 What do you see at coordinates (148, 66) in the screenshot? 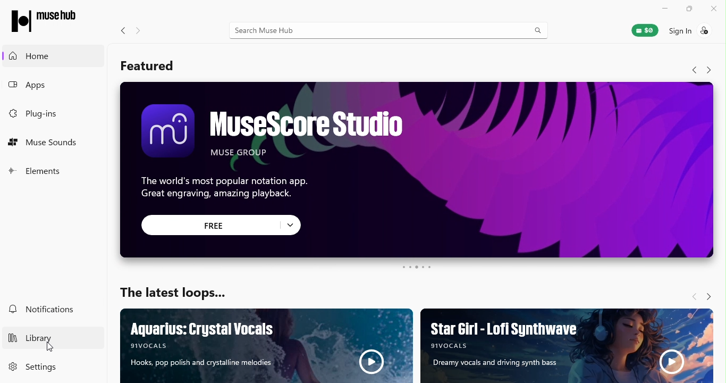
I see `Featured` at bounding box center [148, 66].